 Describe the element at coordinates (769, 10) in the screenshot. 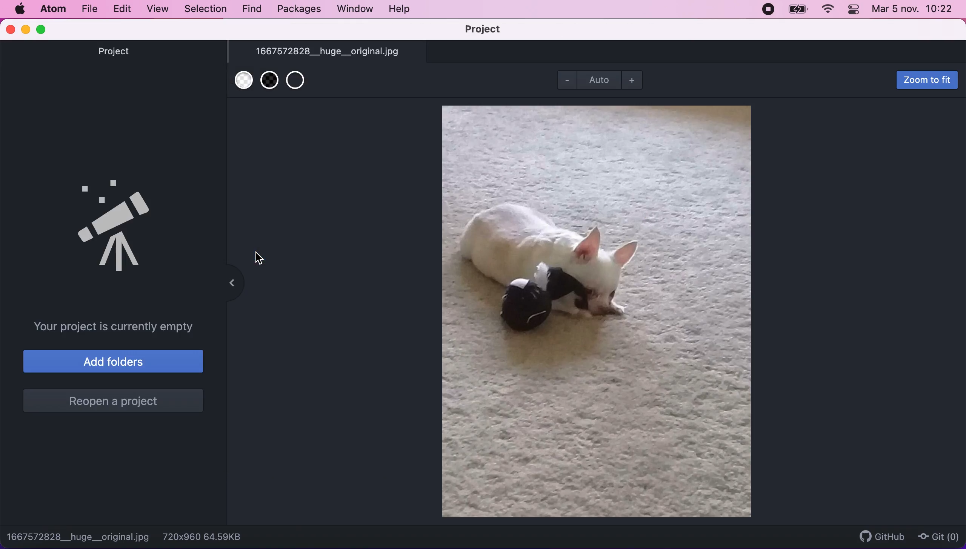

I see `recording stopped` at that location.